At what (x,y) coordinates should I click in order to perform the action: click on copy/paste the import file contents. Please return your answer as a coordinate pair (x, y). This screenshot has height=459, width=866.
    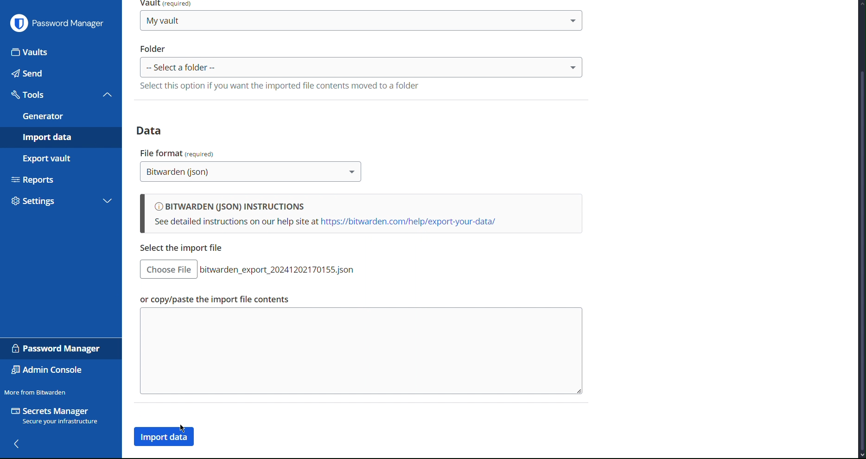
    Looking at the image, I should click on (360, 351).